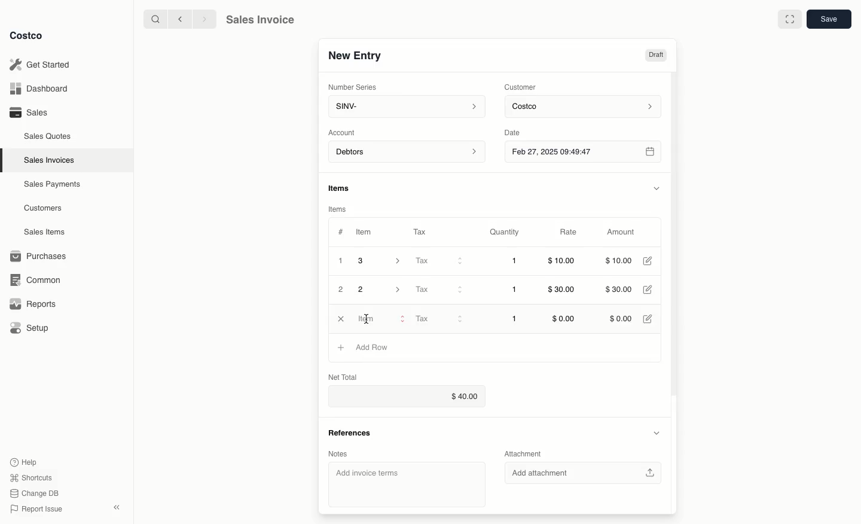 This screenshot has width=861, height=524. Describe the element at coordinates (657, 434) in the screenshot. I see `Hide` at that location.